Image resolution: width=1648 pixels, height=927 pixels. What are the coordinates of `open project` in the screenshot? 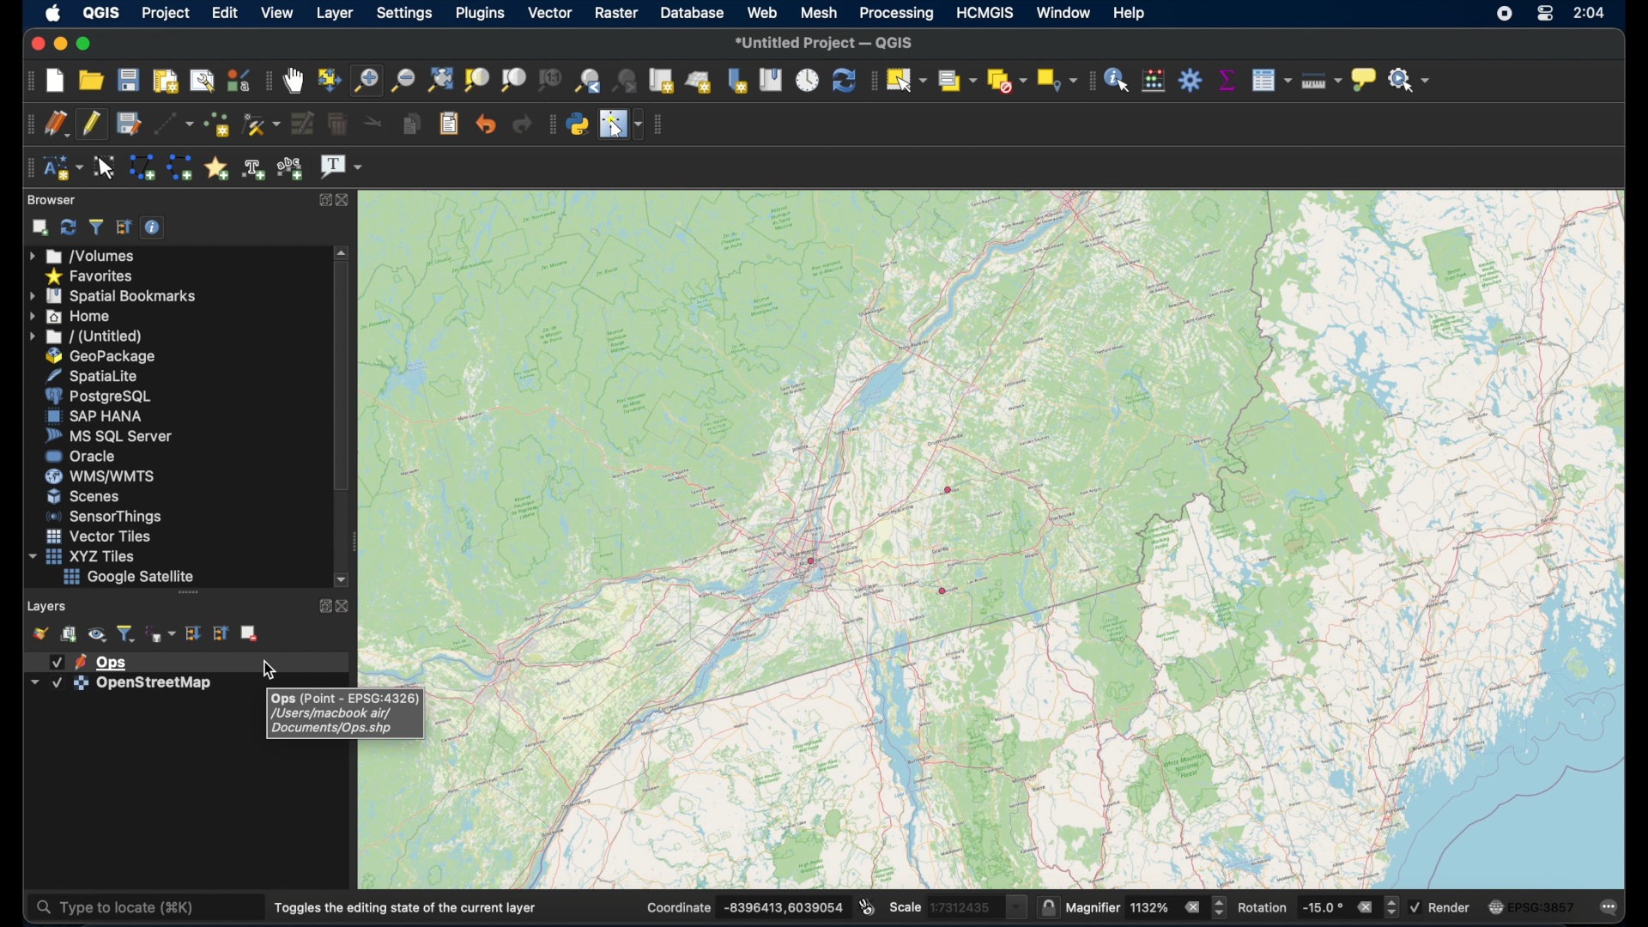 It's located at (90, 81).